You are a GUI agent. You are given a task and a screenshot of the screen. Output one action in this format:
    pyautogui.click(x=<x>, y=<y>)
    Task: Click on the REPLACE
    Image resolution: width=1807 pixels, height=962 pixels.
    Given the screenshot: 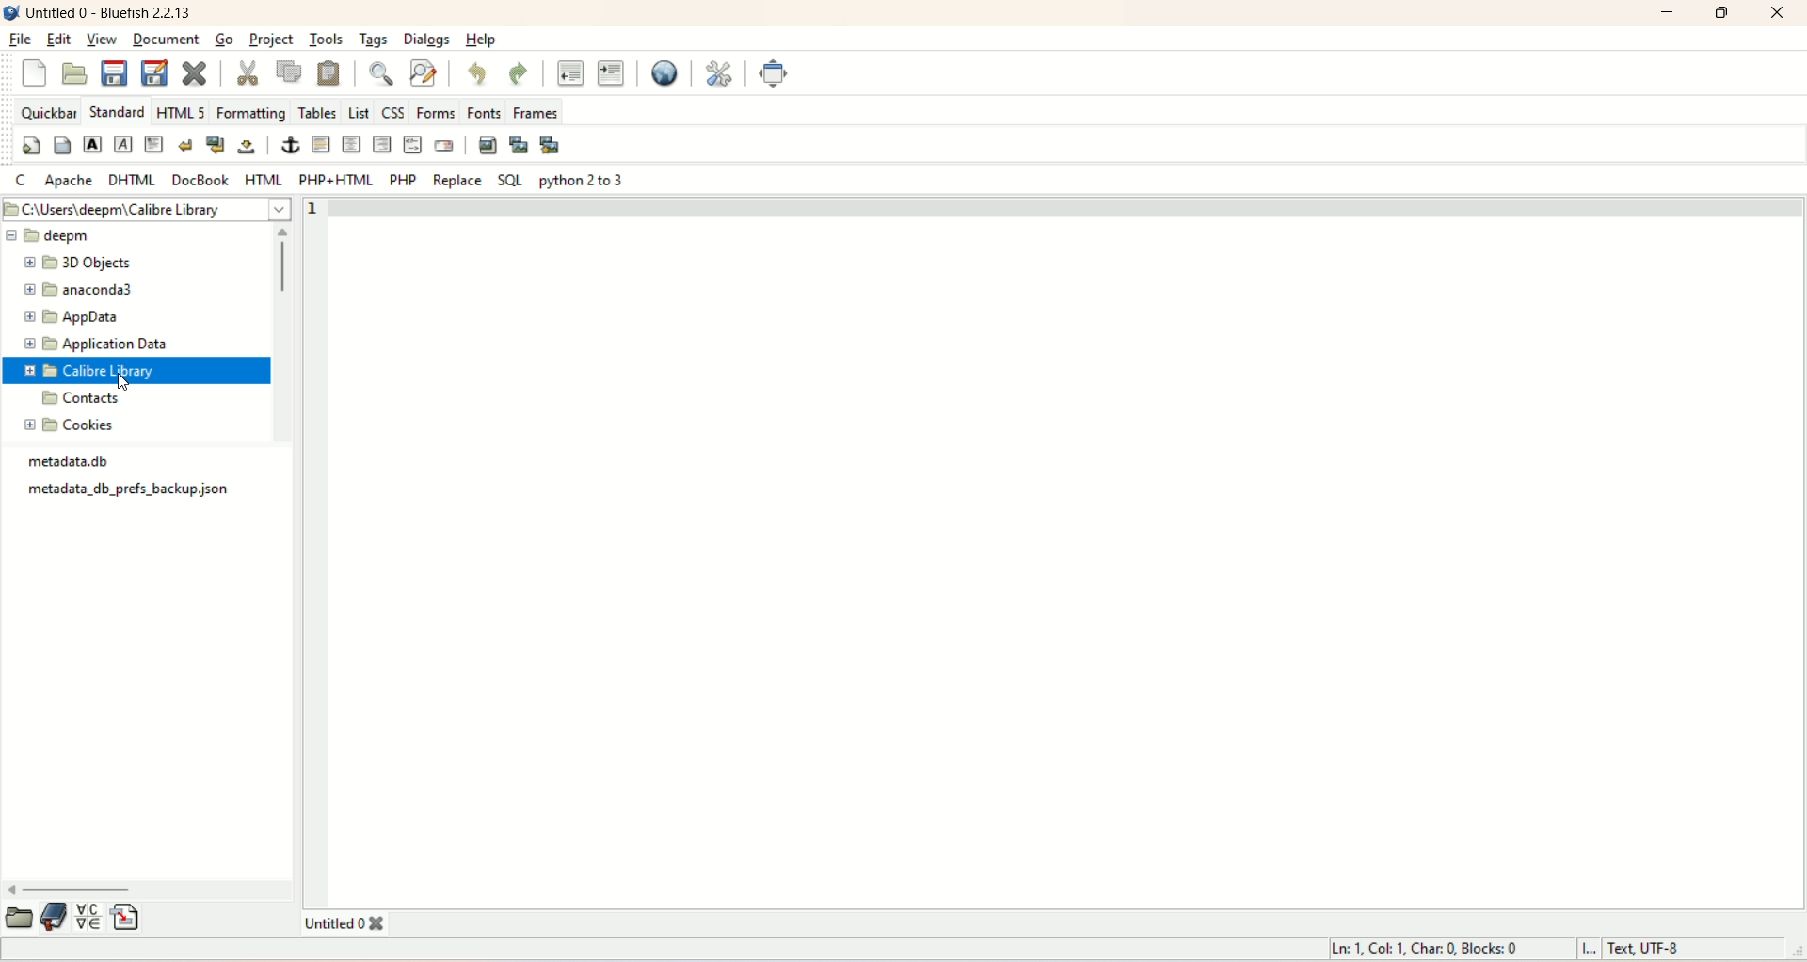 What is the action you would take?
    pyautogui.click(x=456, y=184)
    